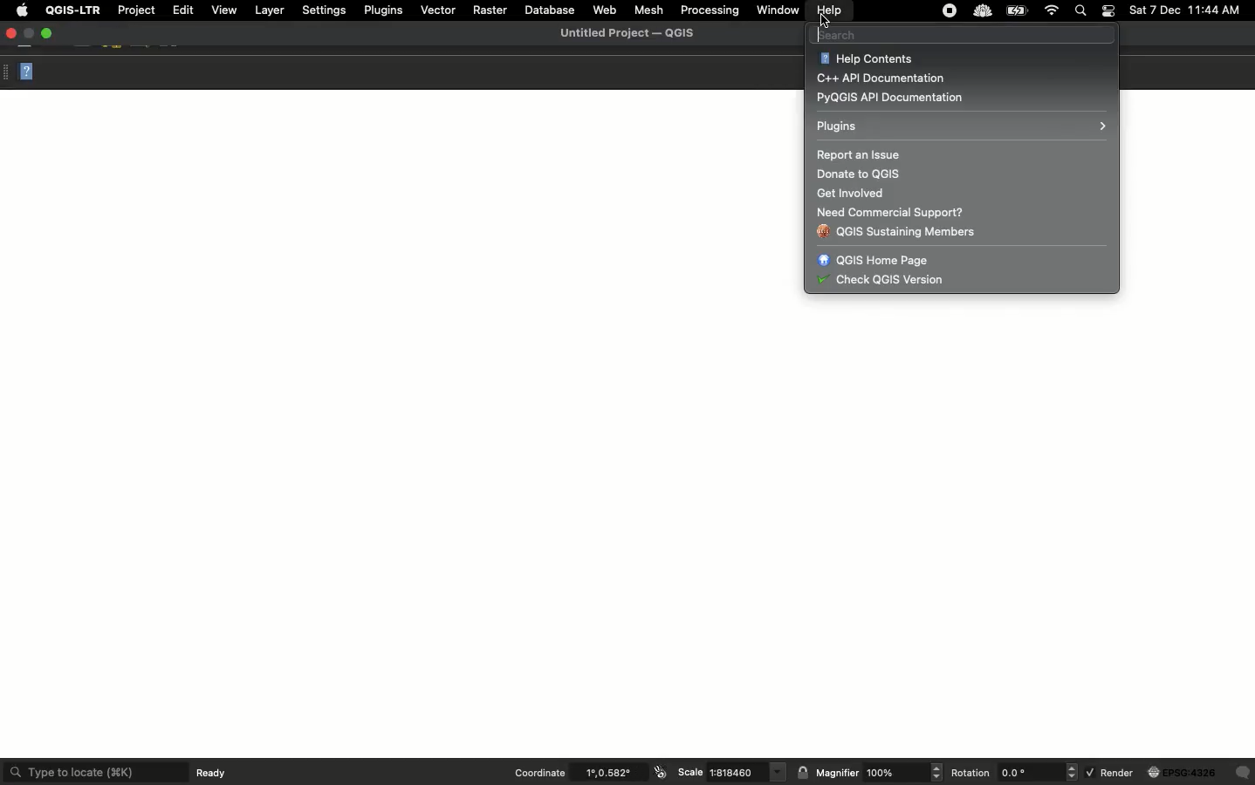 The image size is (1255, 785). What do you see at coordinates (607, 10) in the screenshot?
I see `Web` at bounding box center [607, 10].